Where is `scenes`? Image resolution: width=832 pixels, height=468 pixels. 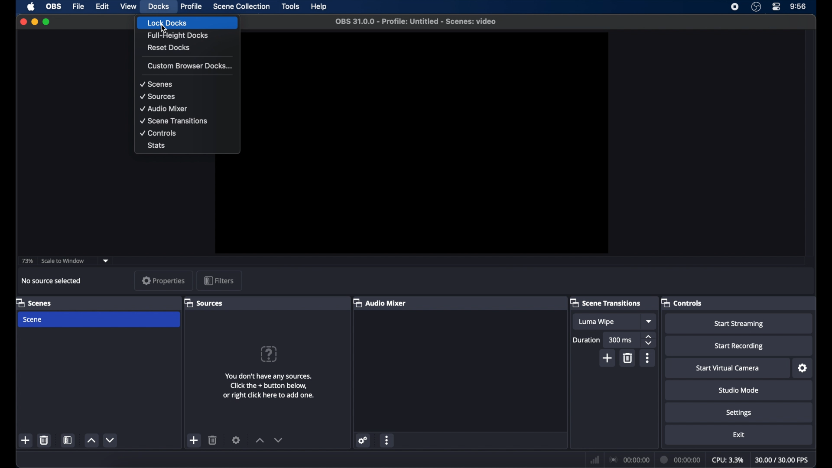 scenes is located at coordinates (36, 303).